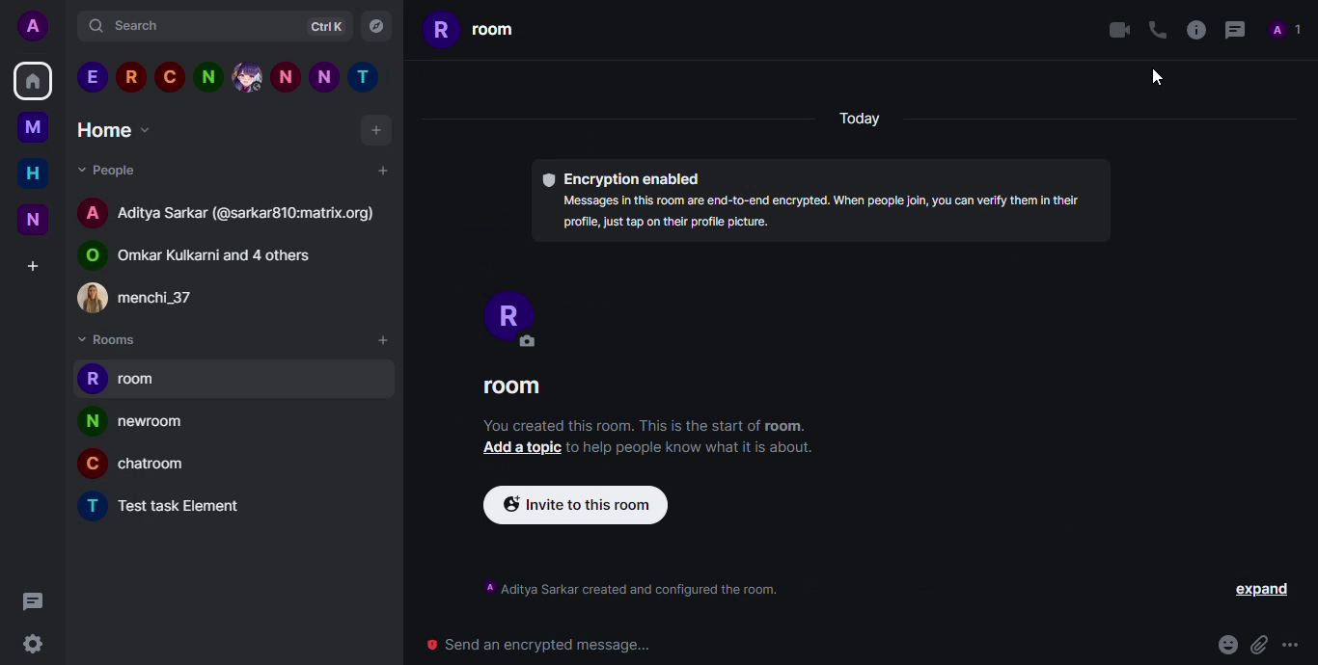  What do you see at coordinates (91, 379) in the screenshot?
I see `profile` at bounding box center [91, 379].